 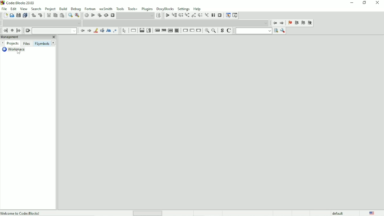 I want to click on Build and run, so click(x=99, y=15).